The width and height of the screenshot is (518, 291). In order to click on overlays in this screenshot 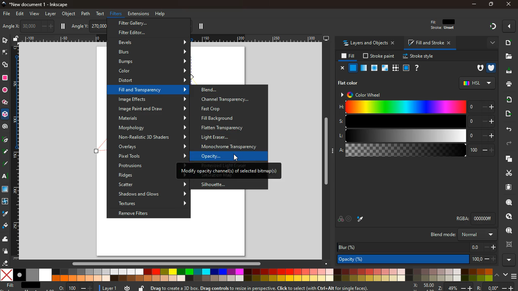, I will do `click(152, 147)`.